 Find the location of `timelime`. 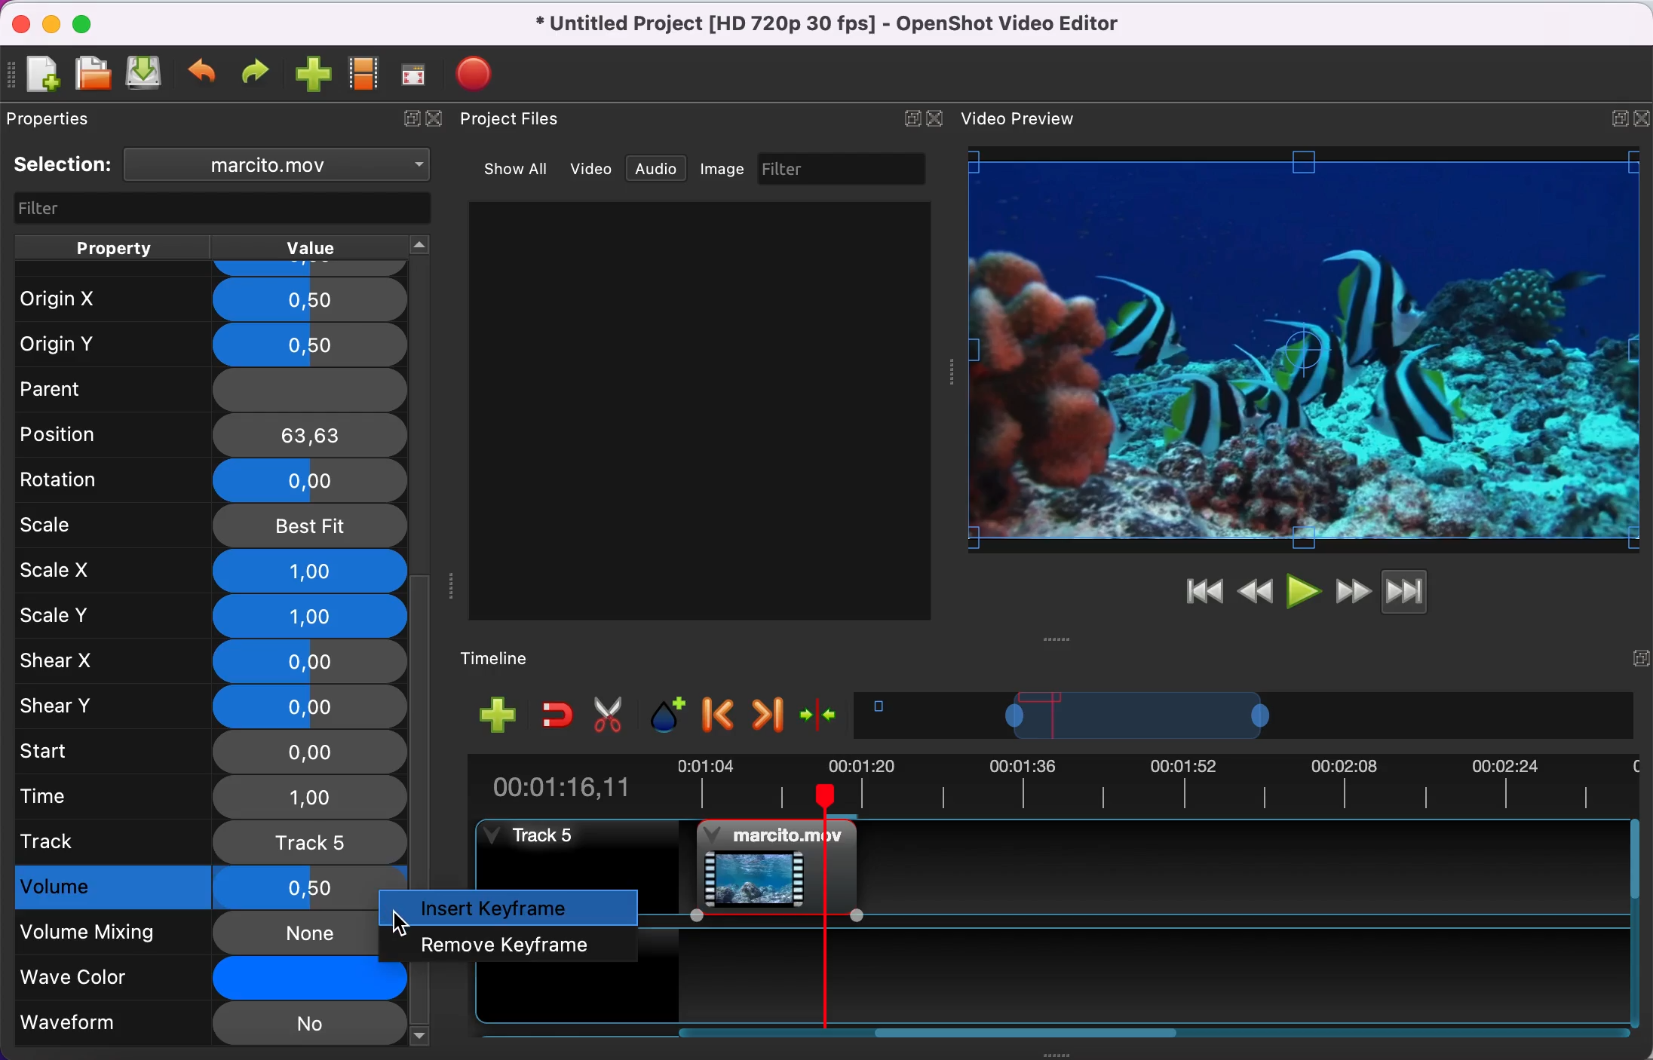

timelime is located at coordinates (508, 657).